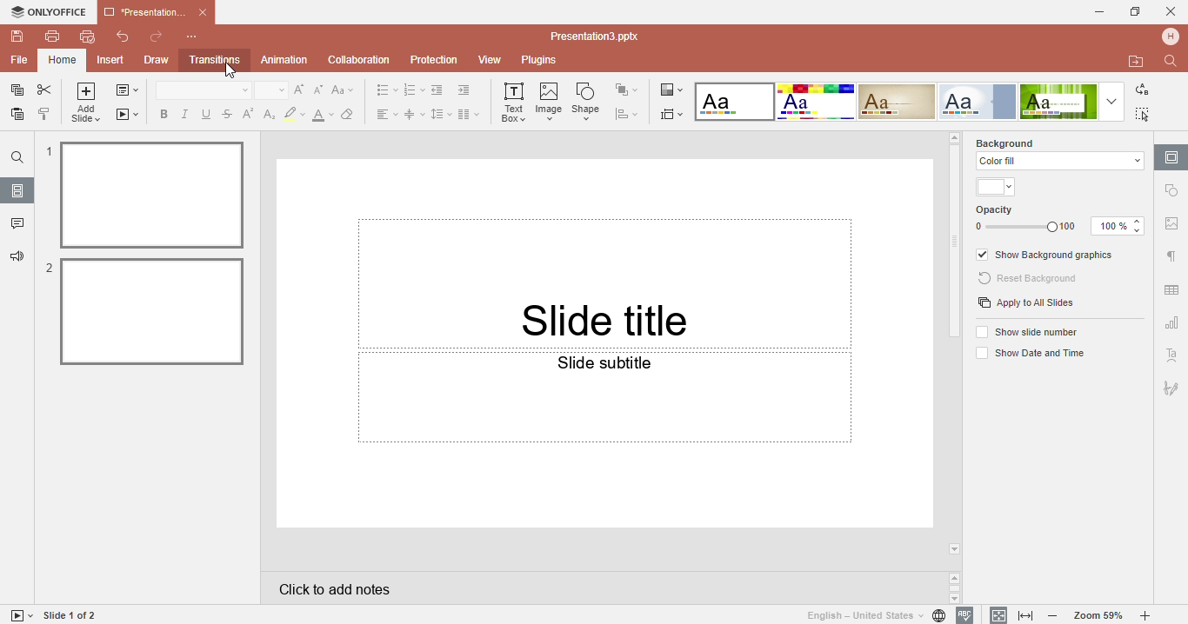 Image resolution: width=1188 pixels, height=624 pixels. I want to click on Cut, so click(45, 90).